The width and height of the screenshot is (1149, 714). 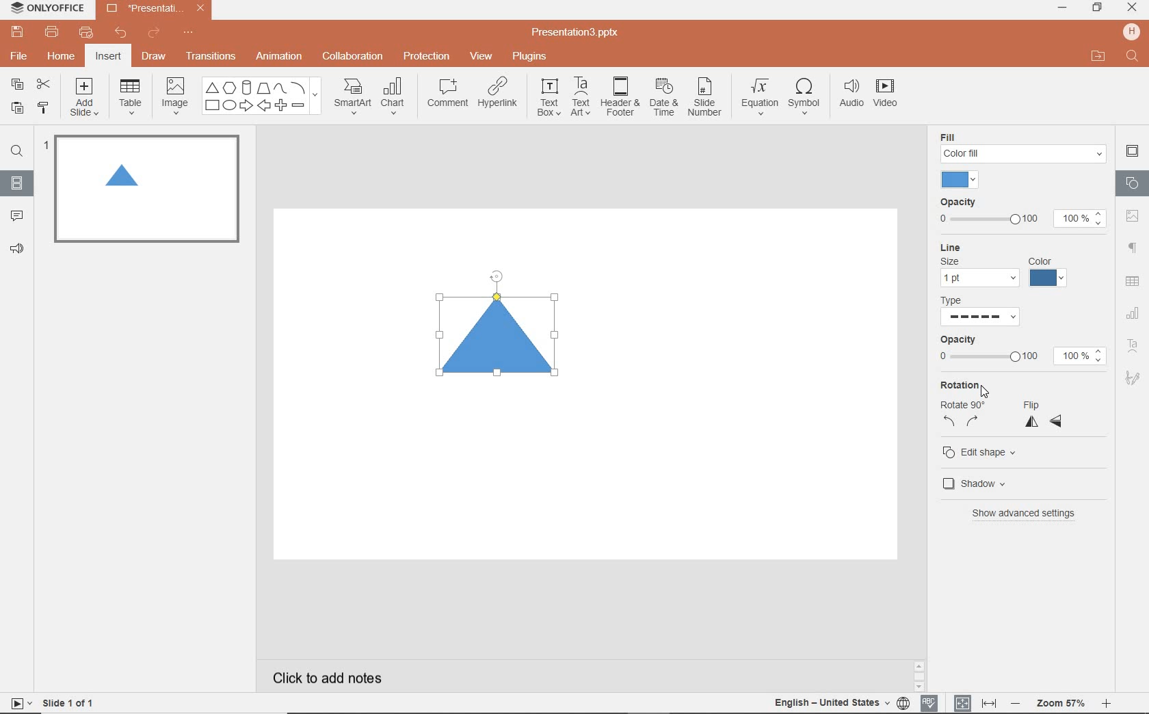 What do you see at coordinates (18, 86) in the screenshot?
I see `COPY` at bounding box center [18, 86].